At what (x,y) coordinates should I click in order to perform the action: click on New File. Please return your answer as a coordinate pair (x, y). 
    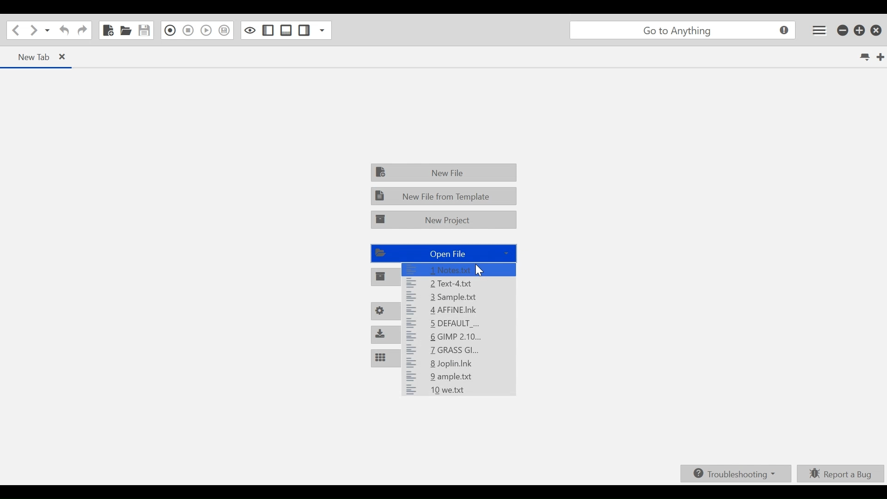
    Looking at the image, I should click on (107, 30).